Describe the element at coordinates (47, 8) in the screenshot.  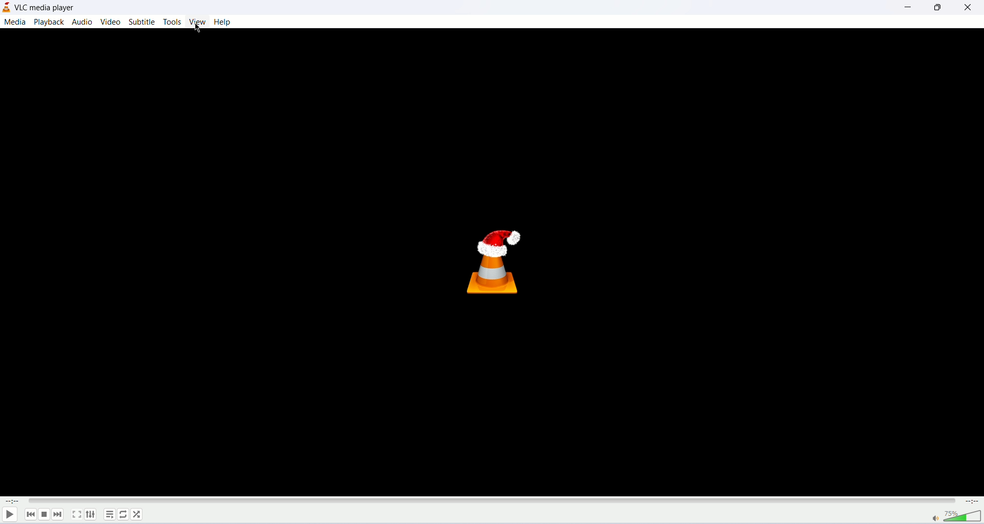
I see `VLC media player` at that location.